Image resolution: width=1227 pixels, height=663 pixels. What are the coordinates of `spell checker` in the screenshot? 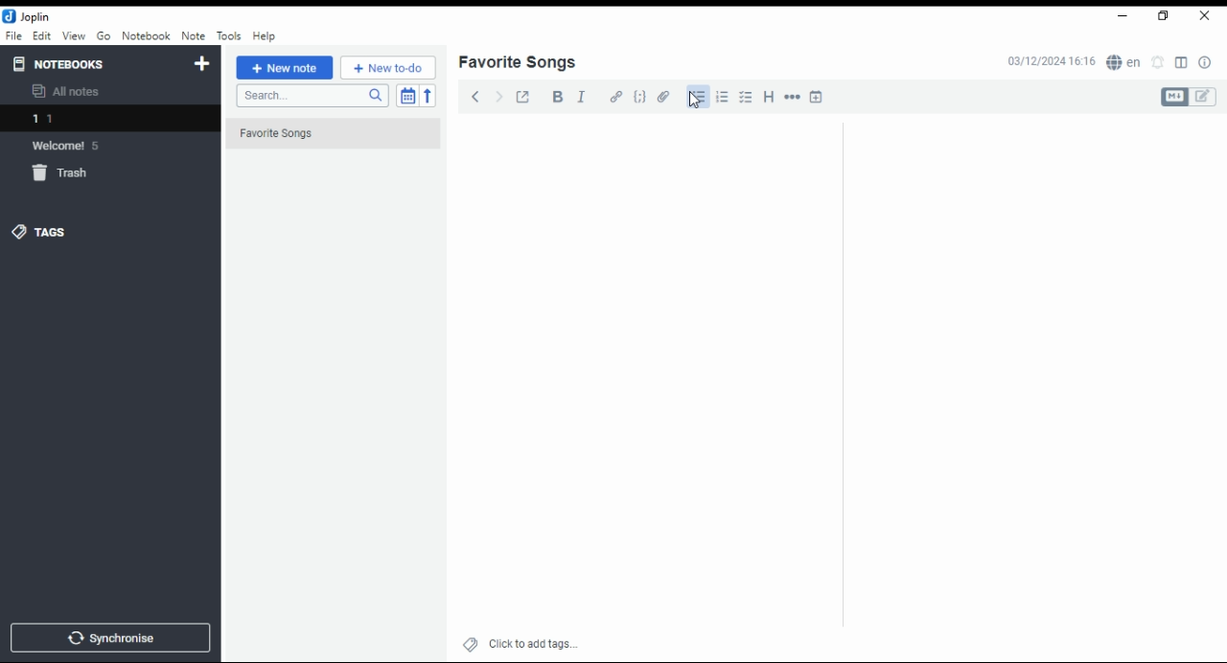 It's located at (1125, 61).